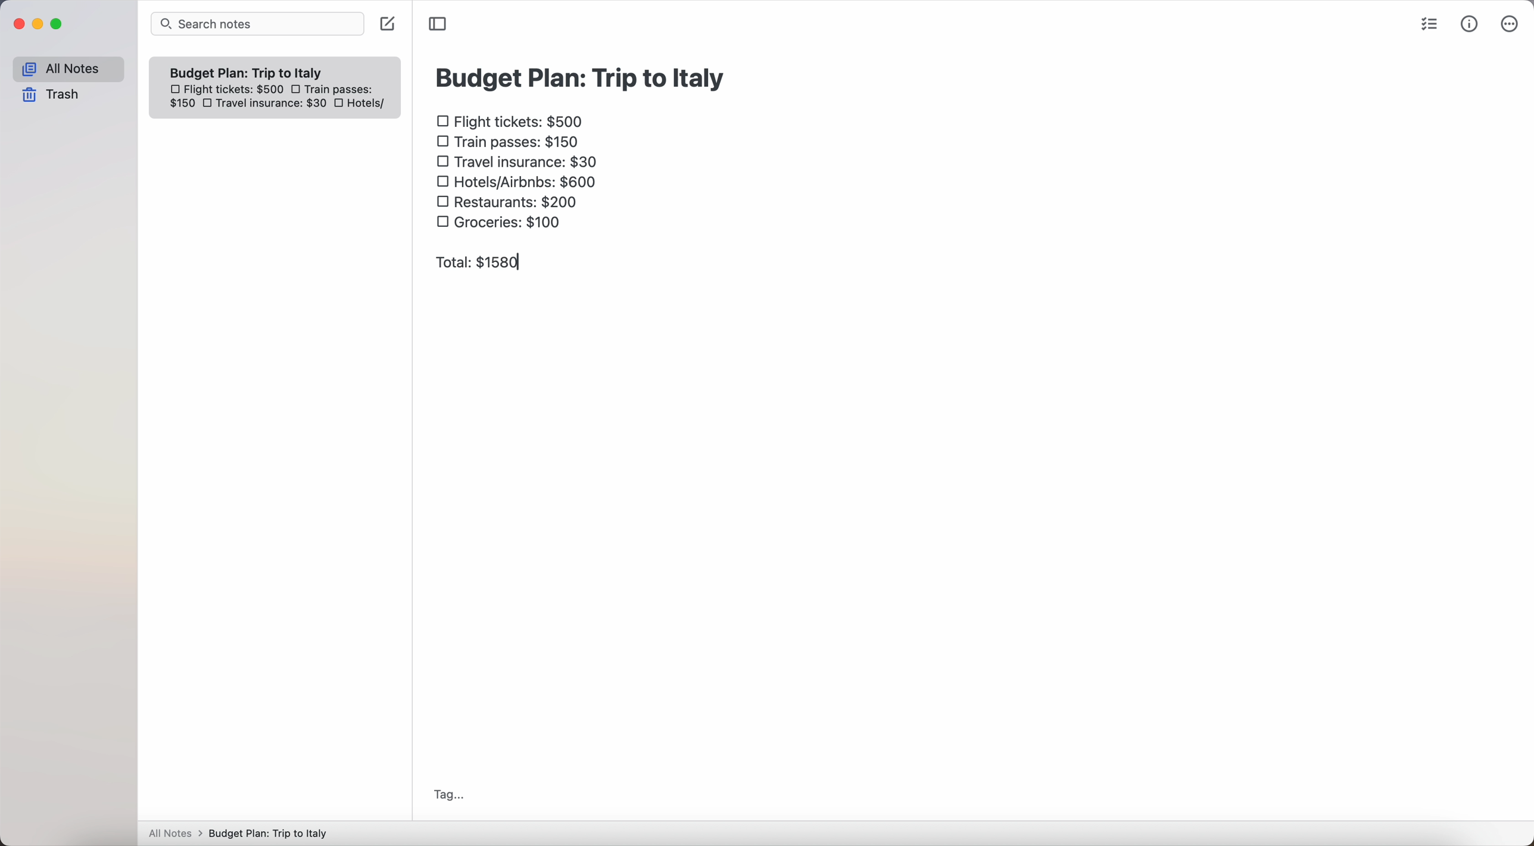  I want to click on groceries: $100 checkbox, so click(493, 223).